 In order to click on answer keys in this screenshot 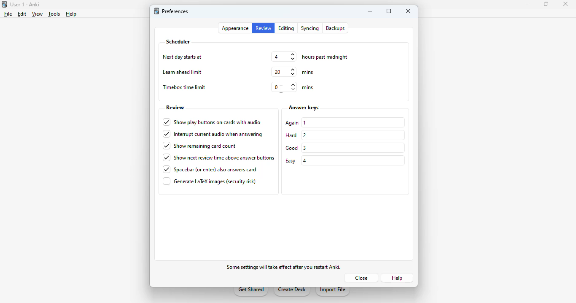, I will do `click(304, 108)`.